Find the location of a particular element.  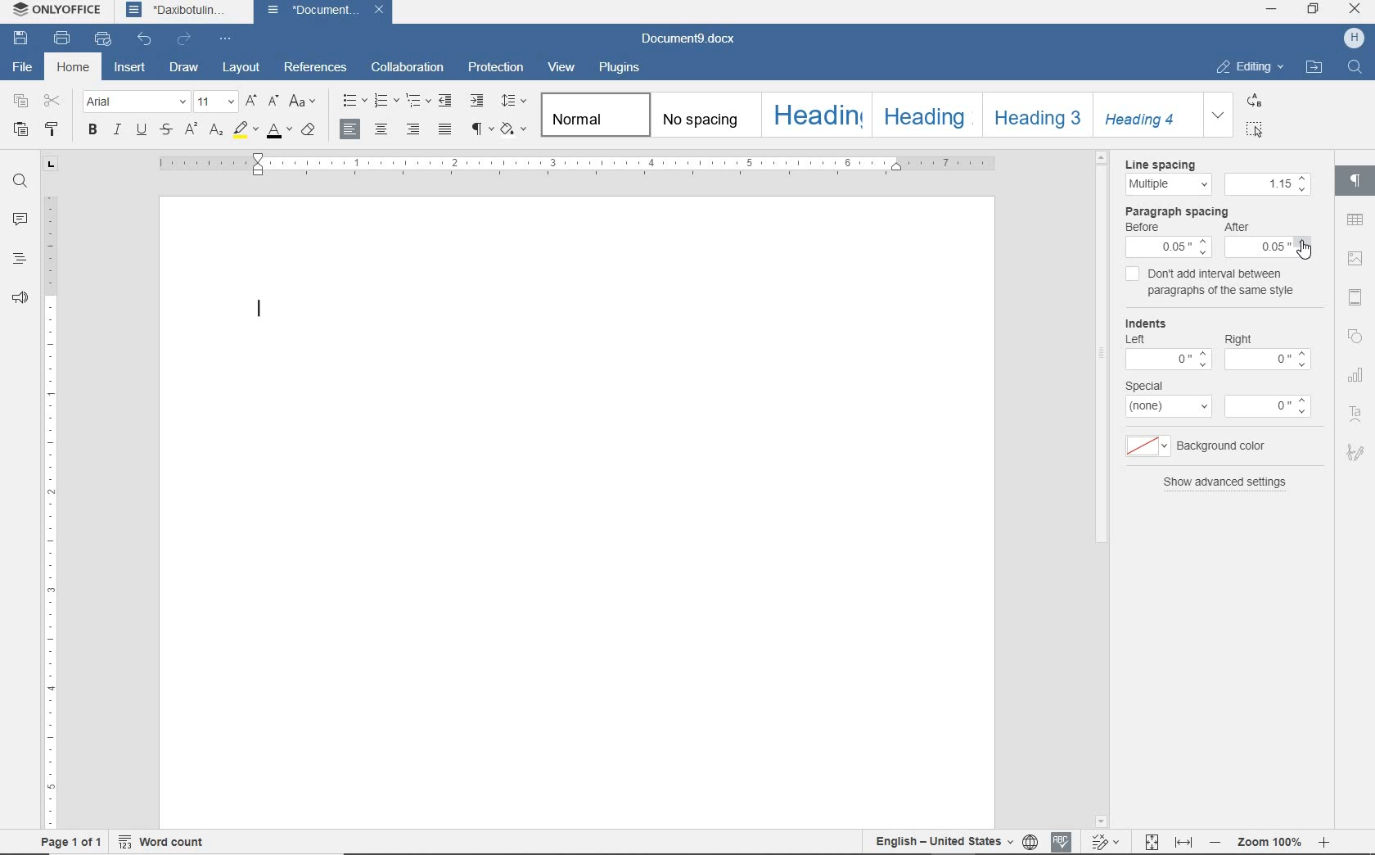

decrement font size is located at coordinates (274, 102).